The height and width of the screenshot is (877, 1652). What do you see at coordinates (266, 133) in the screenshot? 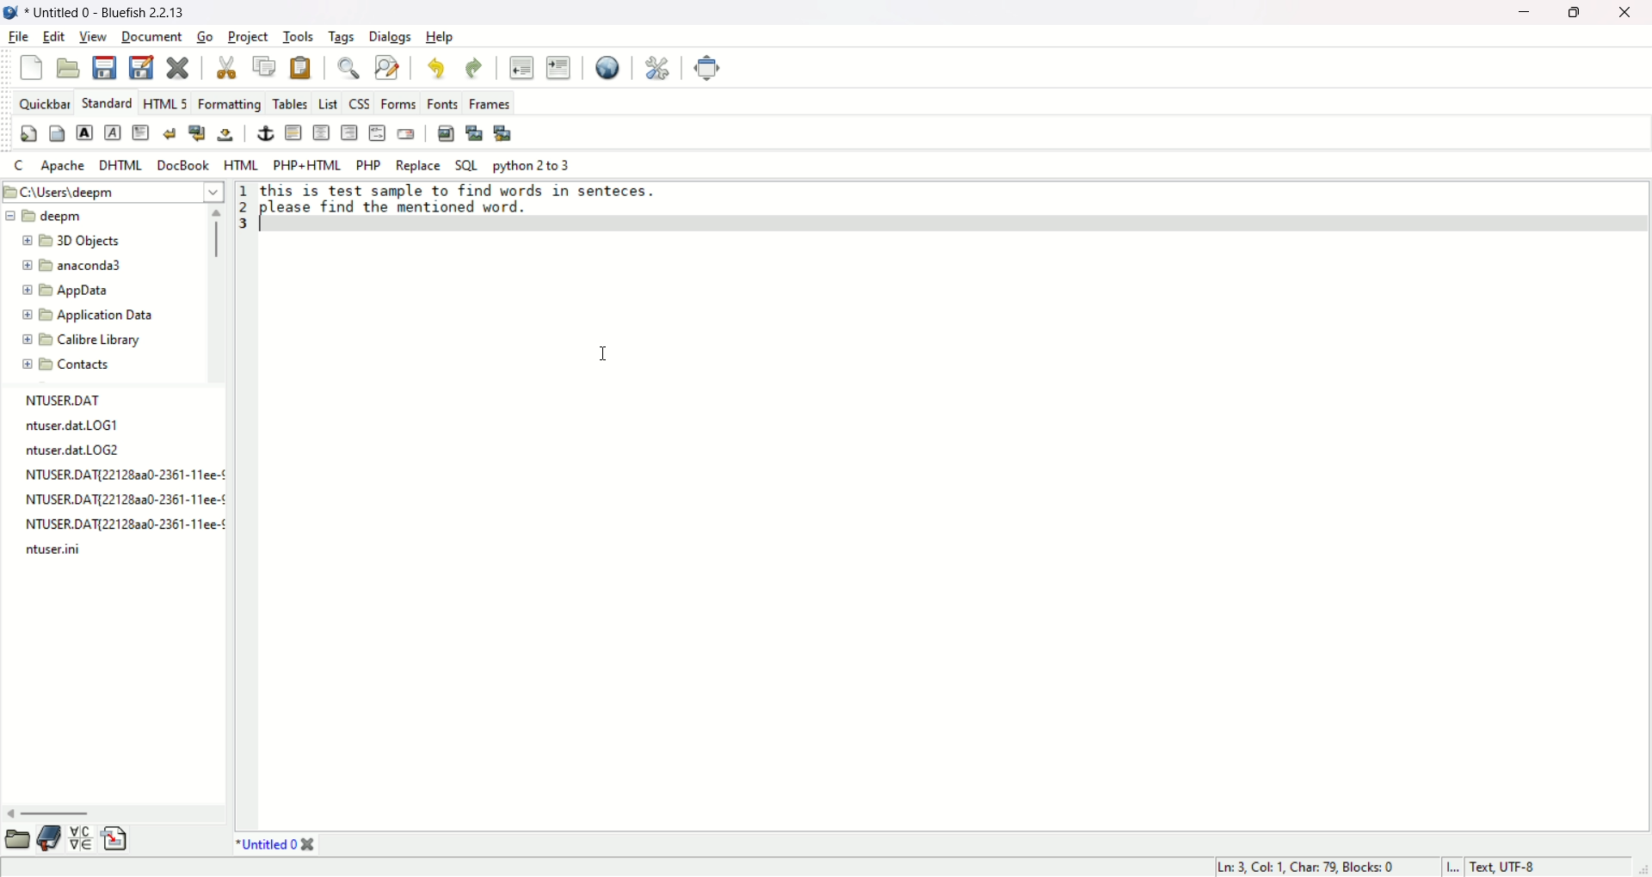
I see `anchor/hyperlink` at bounding box center [266, 133].